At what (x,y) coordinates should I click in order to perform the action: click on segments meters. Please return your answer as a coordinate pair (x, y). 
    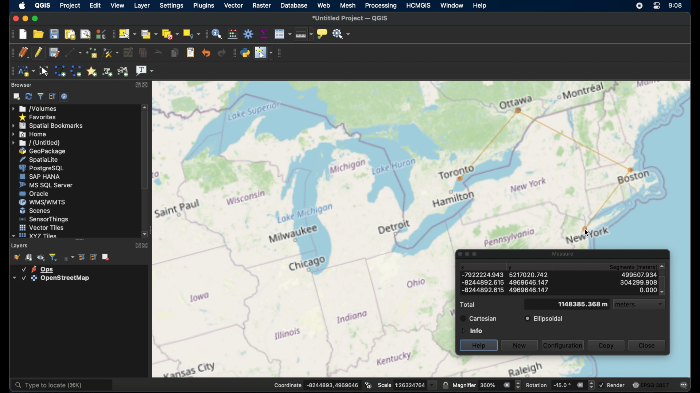
    Looking at the image, I should click on (639, 266).